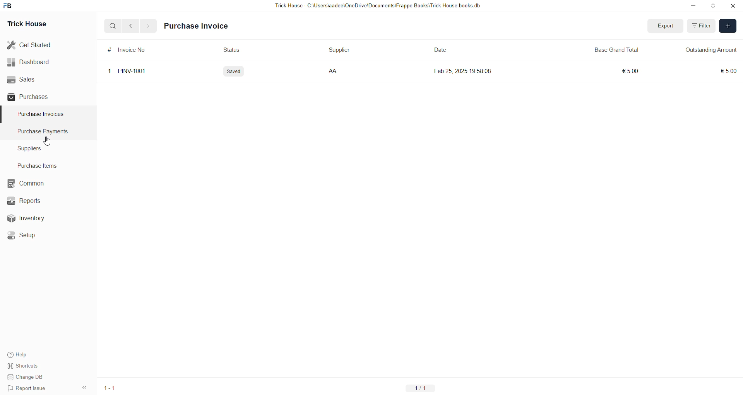 The width and height of the screenshot is (743, 395). I want to click on frappebooks logo, so click(9, 5).